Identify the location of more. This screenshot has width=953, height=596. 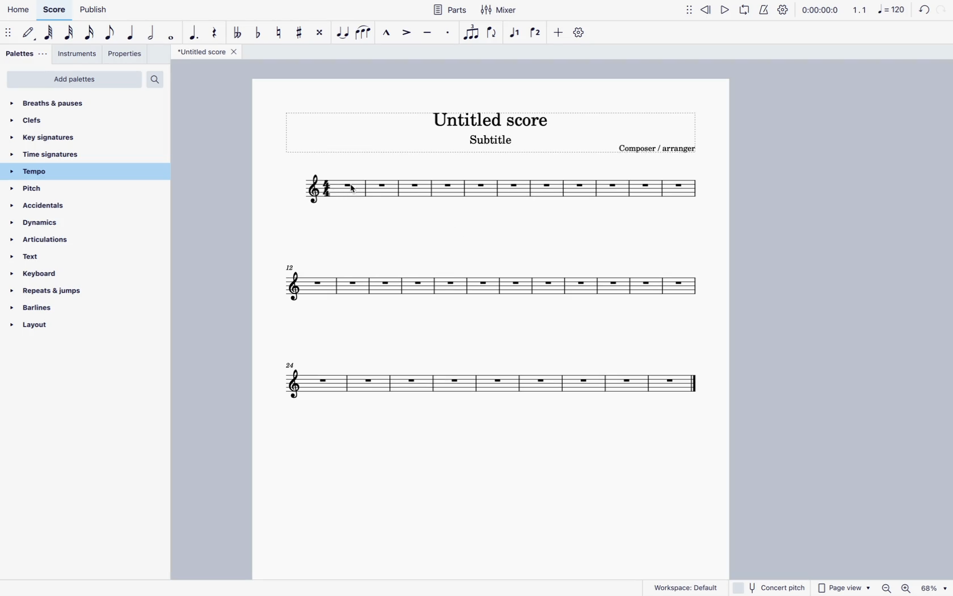
(559, 32).